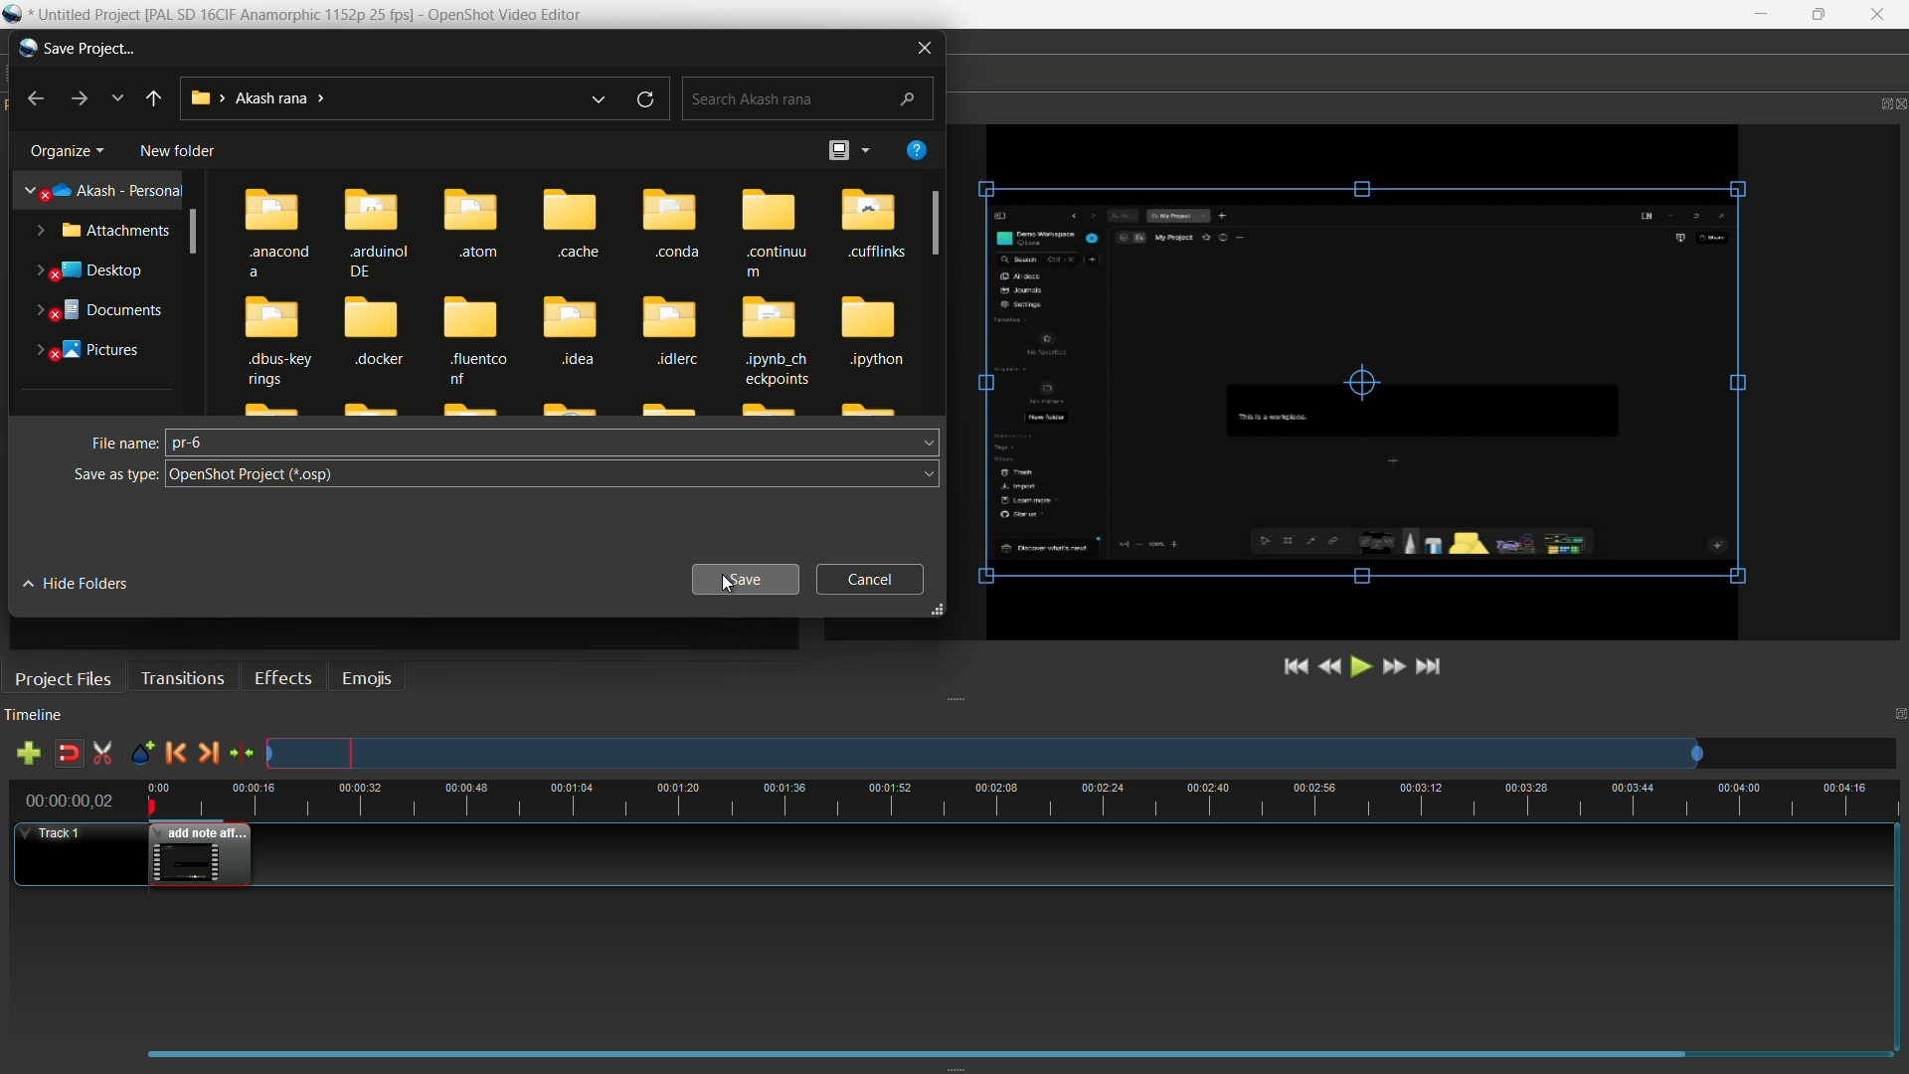 The width and height of the screenshot is (1909, 1074). What do you see at coordinates (1332, 666) in the screenshot?
I see `rewind` at bounding box center [1332, 666].